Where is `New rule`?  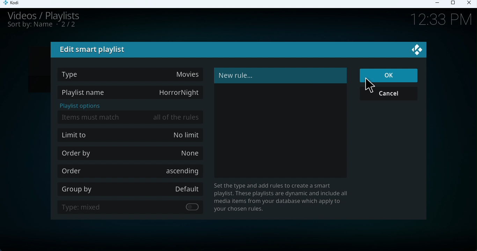 New rule is located at coordinates (279, 75).